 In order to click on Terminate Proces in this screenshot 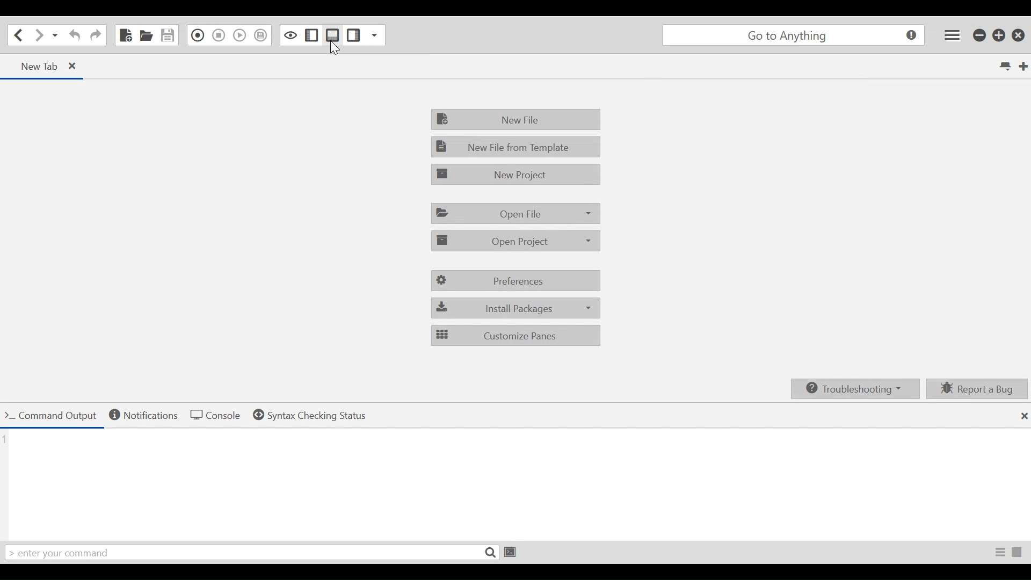, I will do `click(1018, 553)`.